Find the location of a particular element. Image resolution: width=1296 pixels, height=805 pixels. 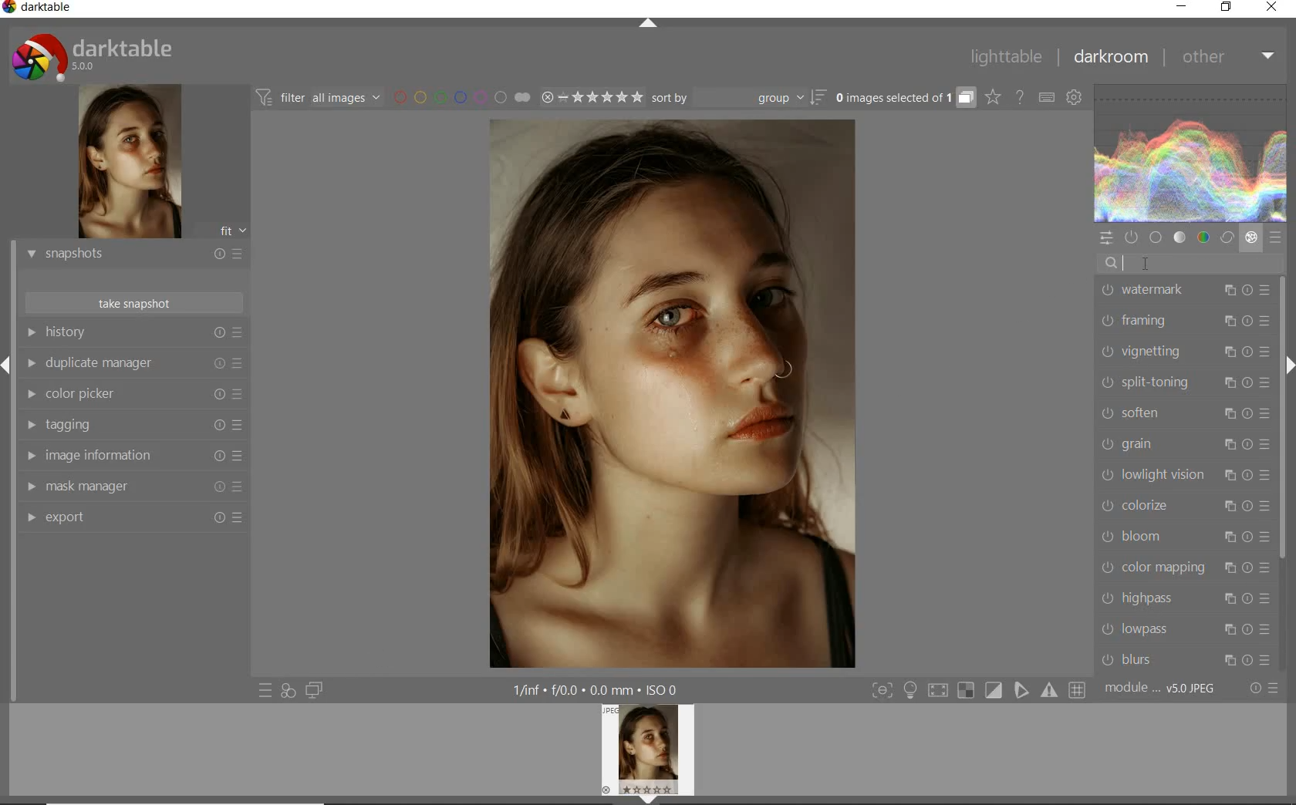

bloom is located at coordinates (1183, 536).